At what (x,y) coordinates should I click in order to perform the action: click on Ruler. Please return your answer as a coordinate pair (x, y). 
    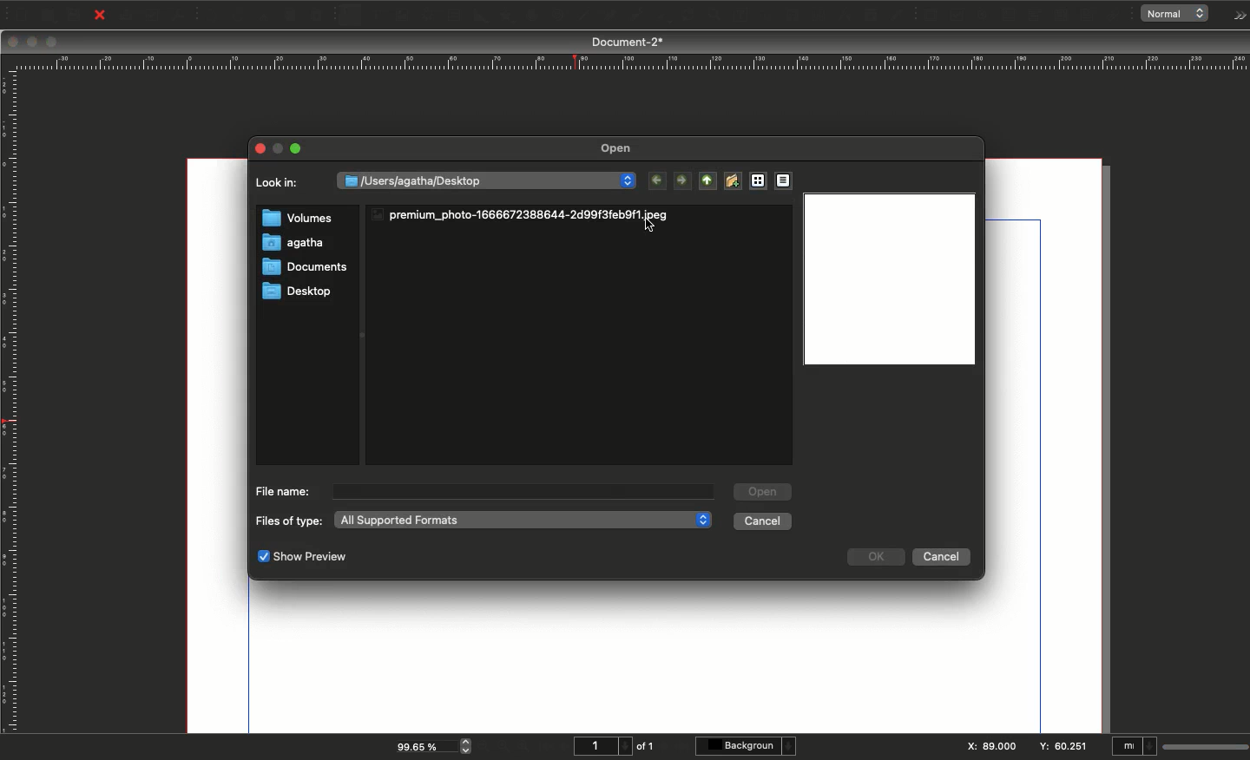
    Looking at the image, I should click on (629, 62).